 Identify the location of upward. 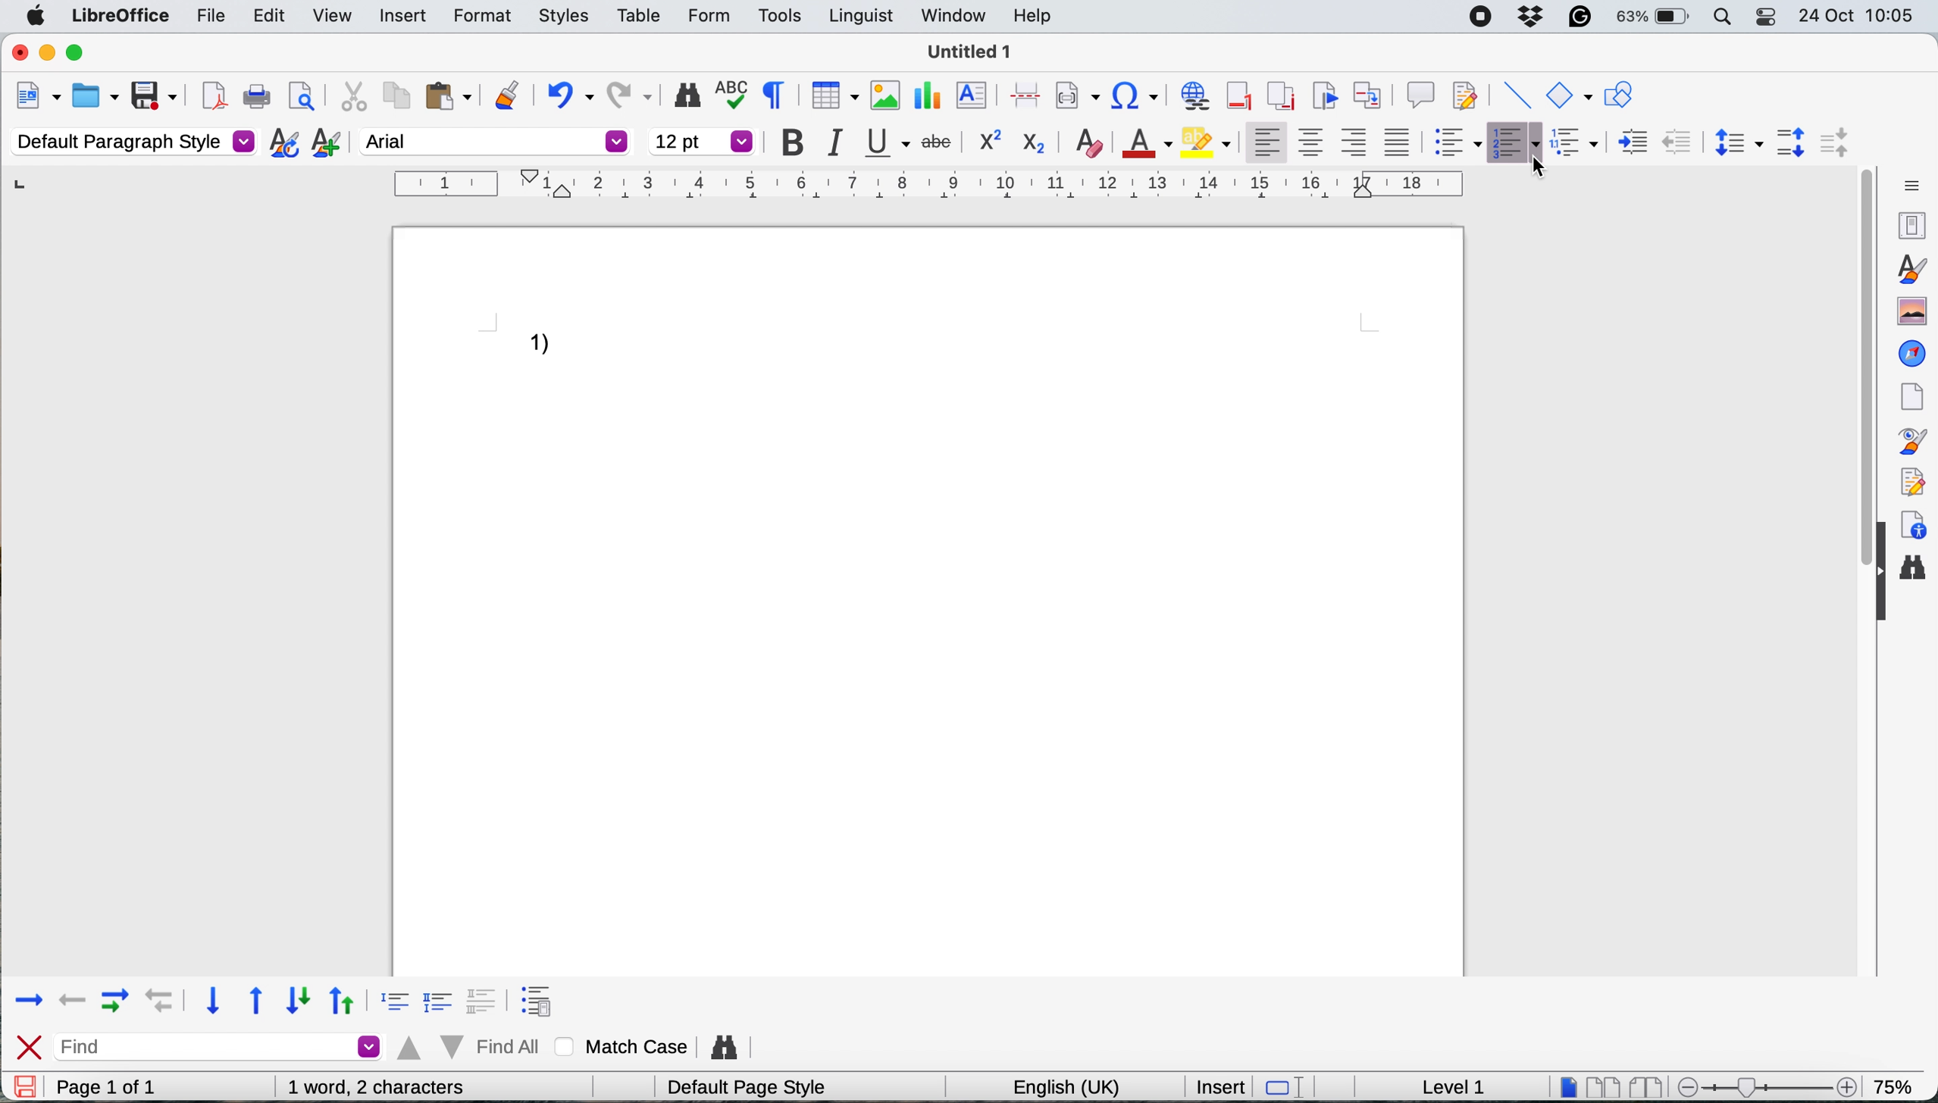
(258, 1002).